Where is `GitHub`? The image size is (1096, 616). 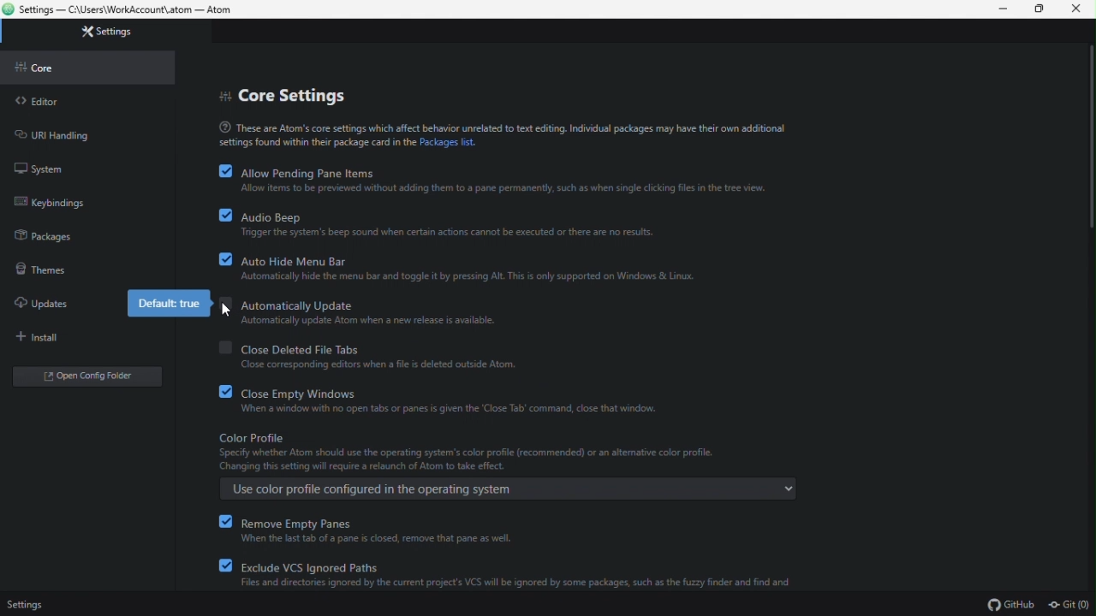 GitHub is located at coordinates (1010, 605).